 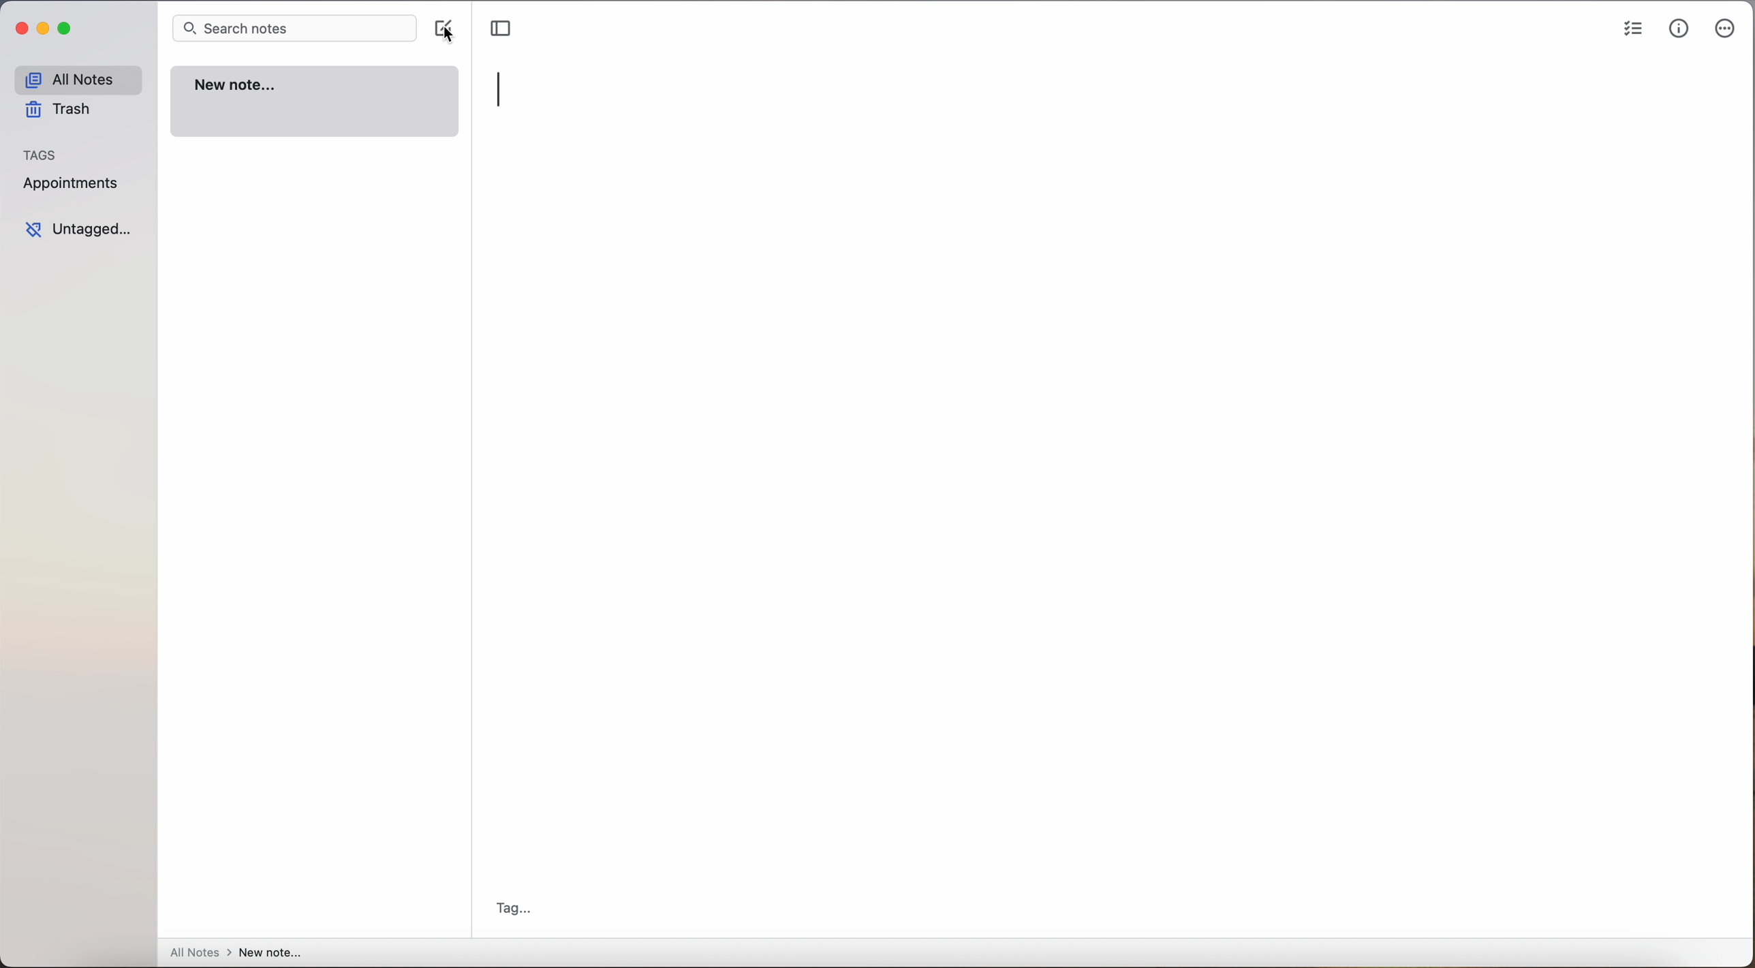 What do you see at coordinates (67, 27) in the screenshot?
I see `maximize app` at bounding box center [67, 27].